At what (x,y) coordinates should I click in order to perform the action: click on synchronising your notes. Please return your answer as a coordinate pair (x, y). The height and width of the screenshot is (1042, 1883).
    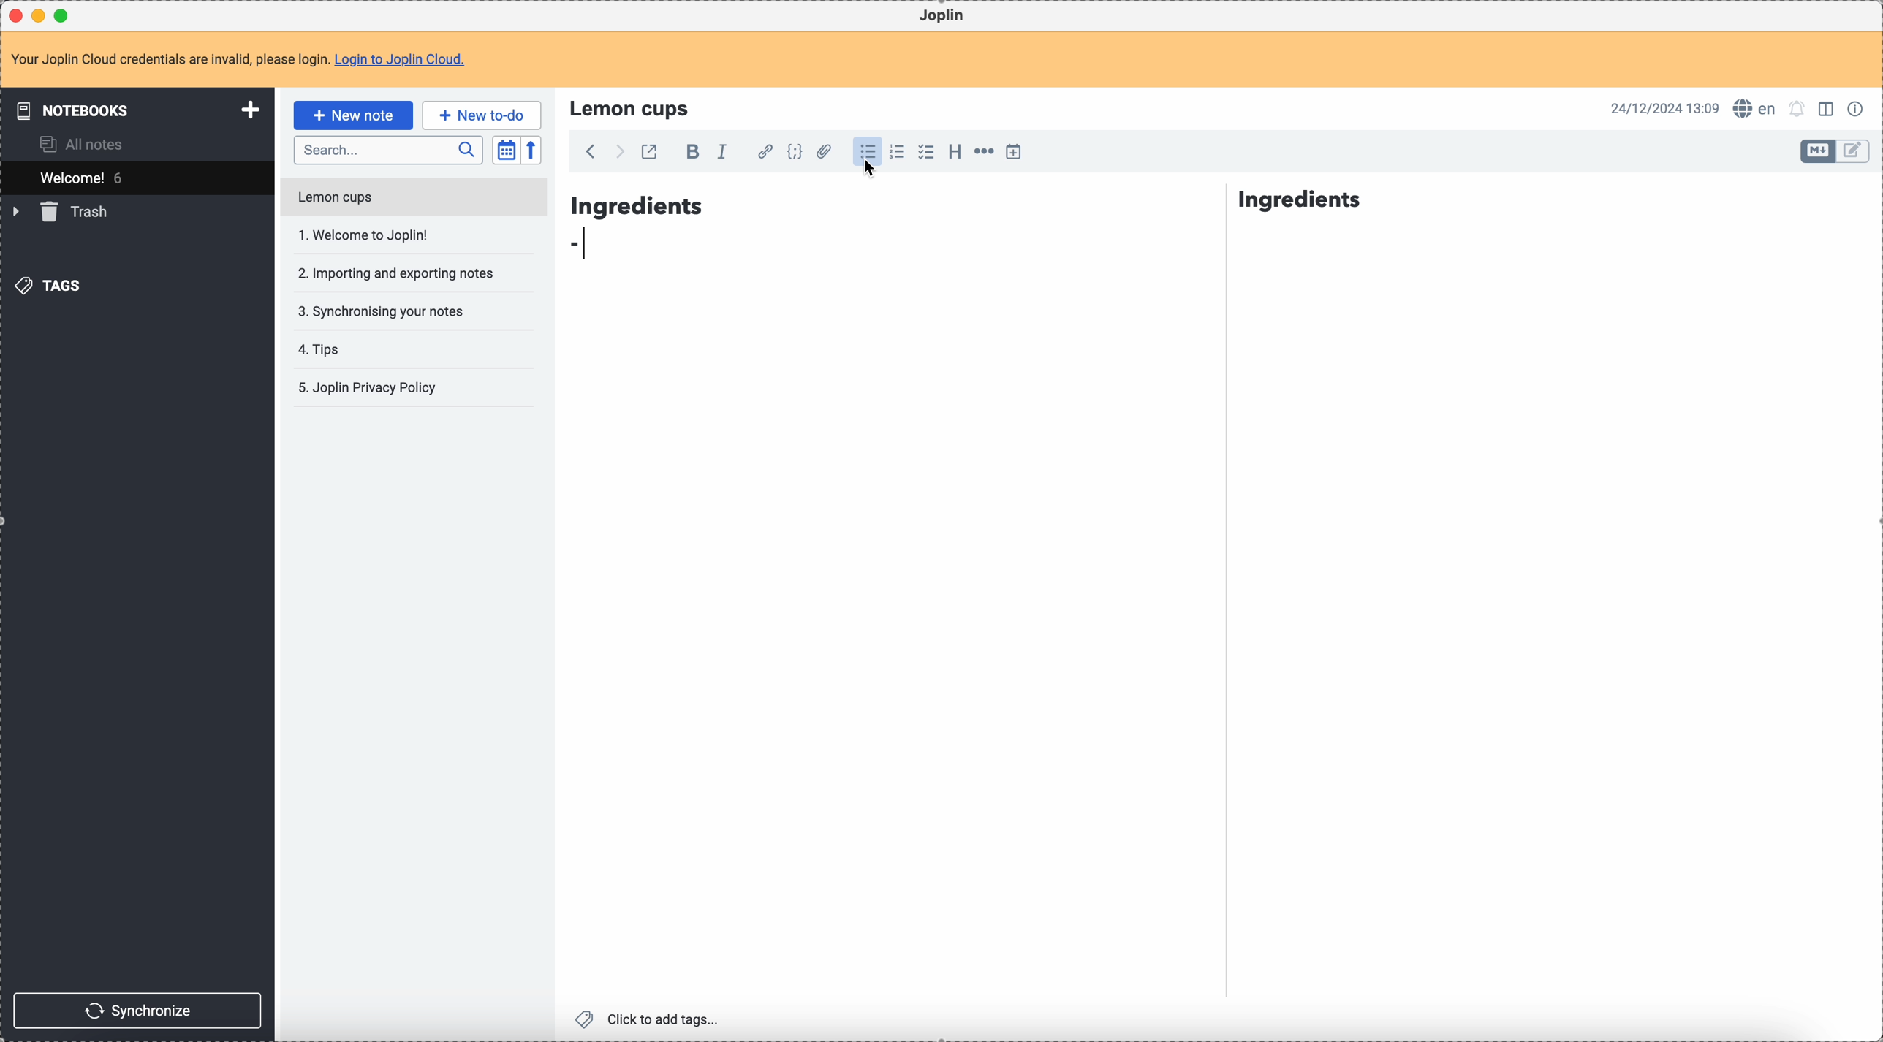
    Looking at the image, I should click on (380, 310).